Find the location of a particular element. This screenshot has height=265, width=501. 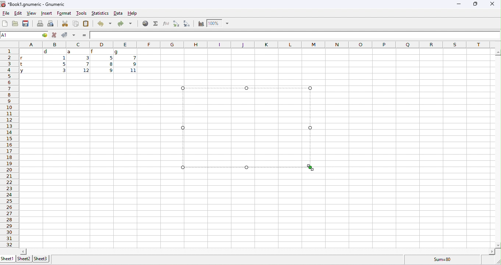

horizontal slider is located at coordinates (257, 251).